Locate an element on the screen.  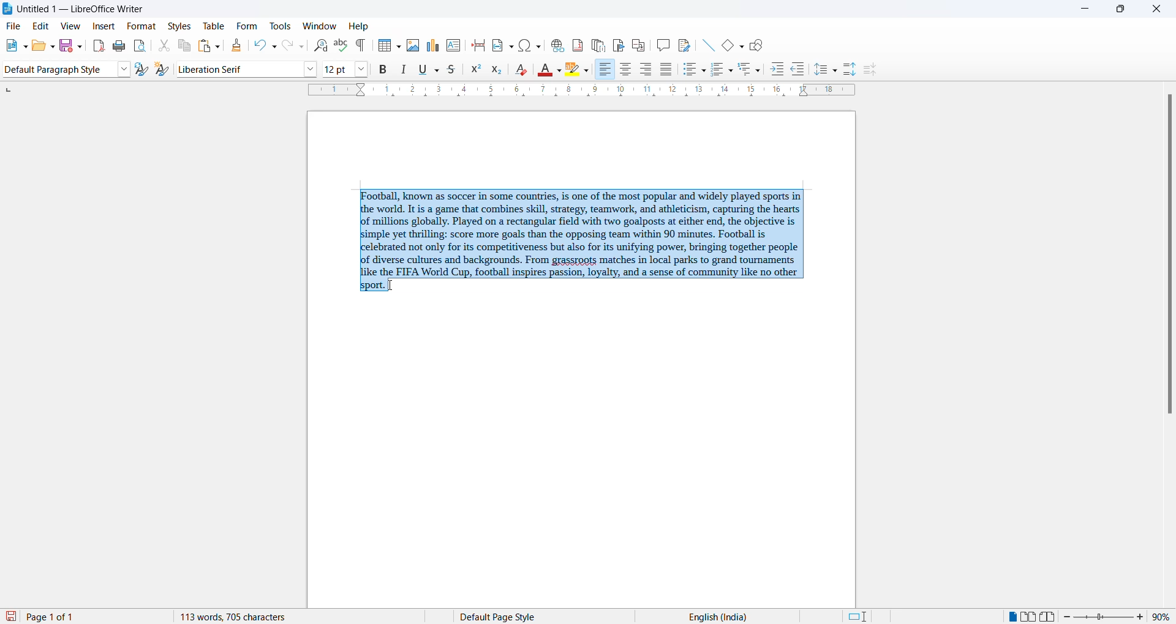
insert table is located at coordinates (383, 45).